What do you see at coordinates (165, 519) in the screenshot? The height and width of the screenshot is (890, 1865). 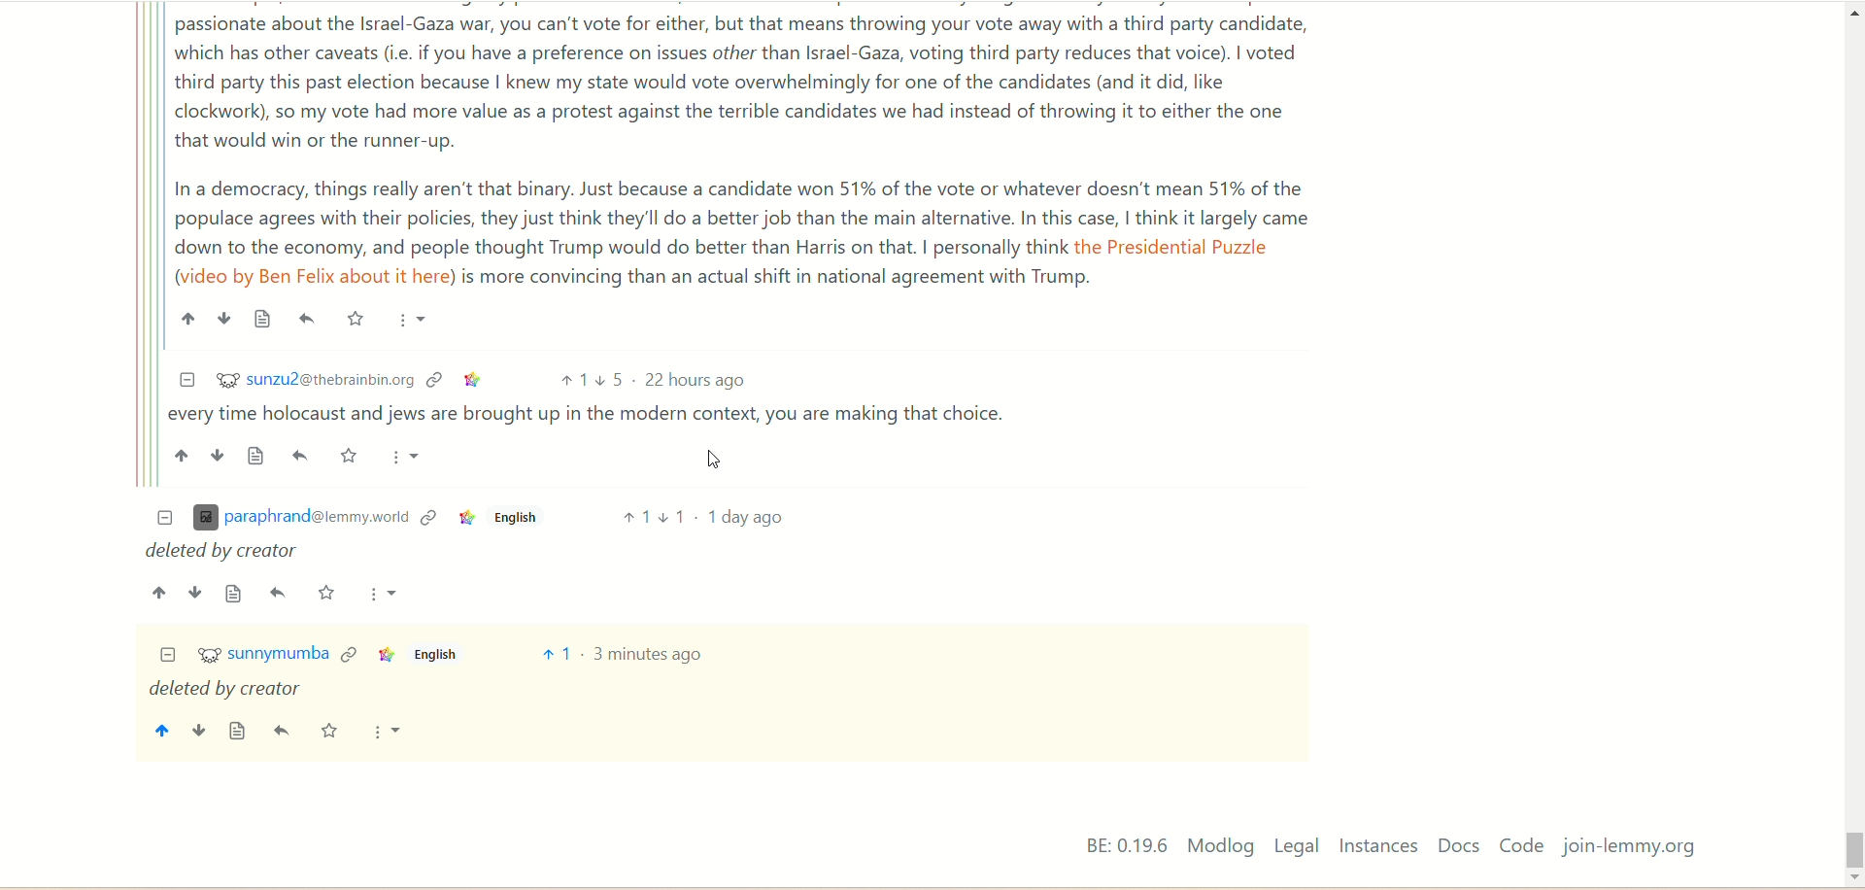 I see `Collapse` at bounding box center [165, 519].